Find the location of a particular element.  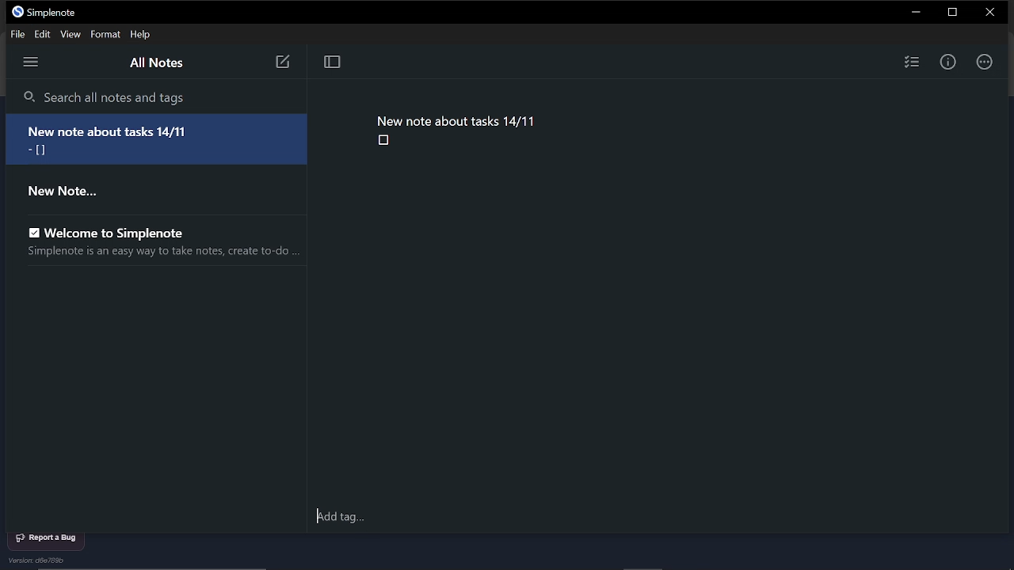

new note is located at coordinates (281, 63).